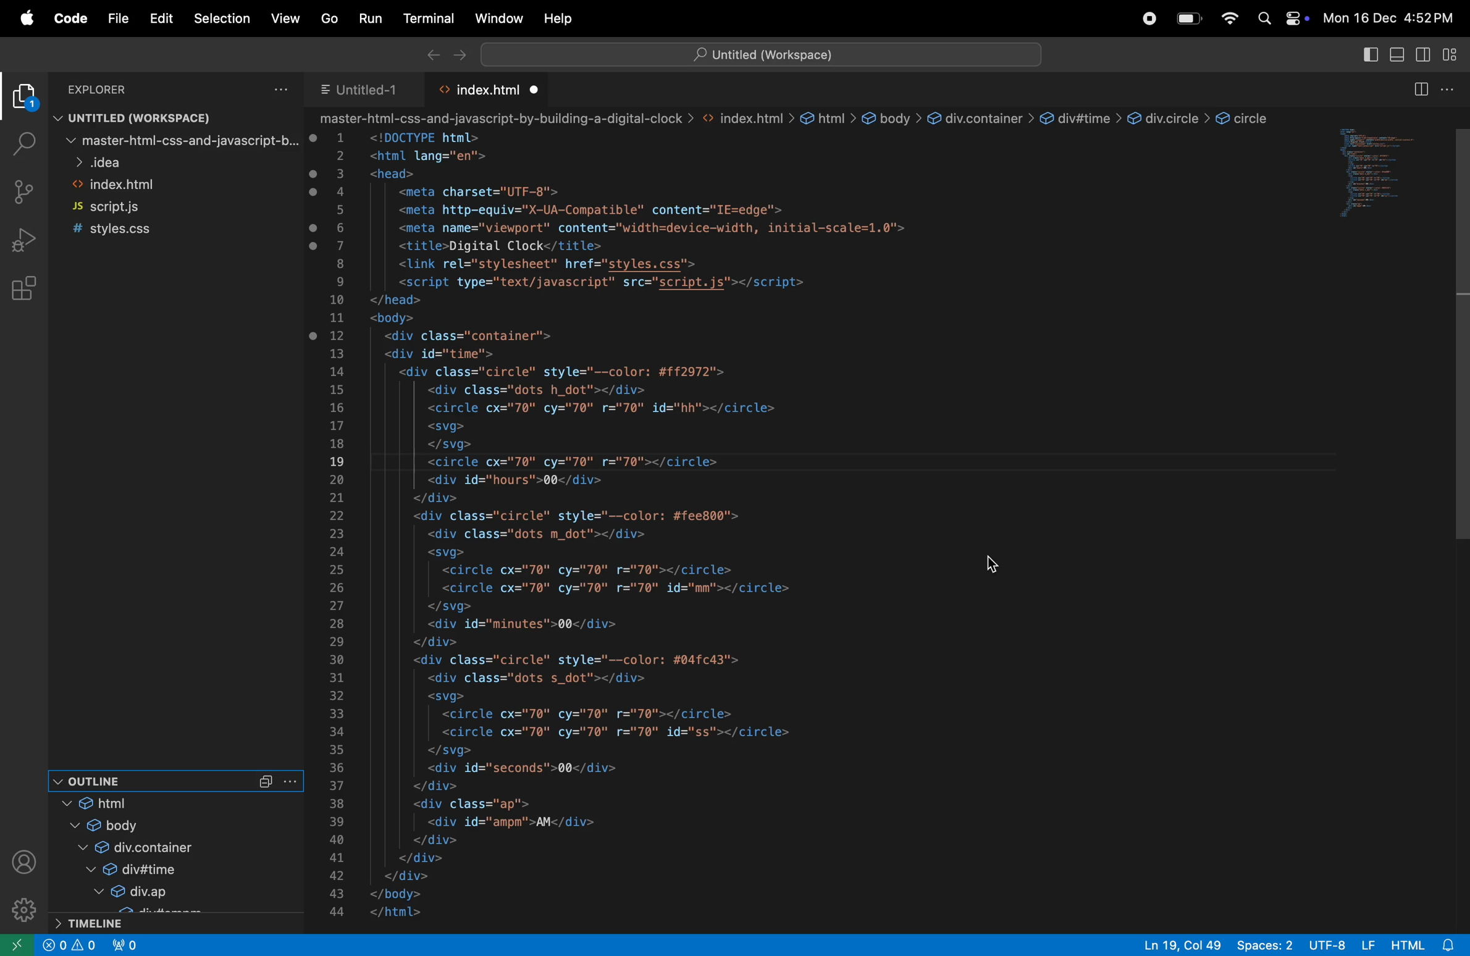 The width and height of the screenshot is (1470, 956). I want to click on search bar, so click(766, 53).